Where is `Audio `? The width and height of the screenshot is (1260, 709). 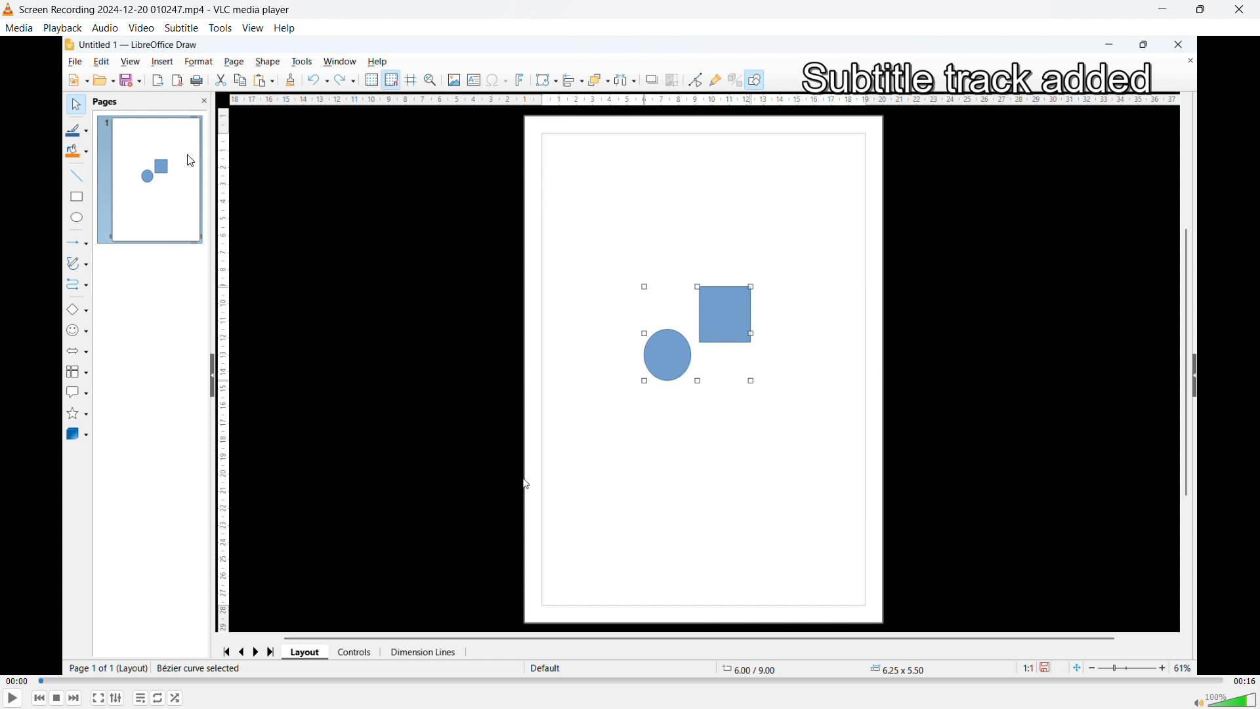
Audio  is located at coordinates (106, 28).